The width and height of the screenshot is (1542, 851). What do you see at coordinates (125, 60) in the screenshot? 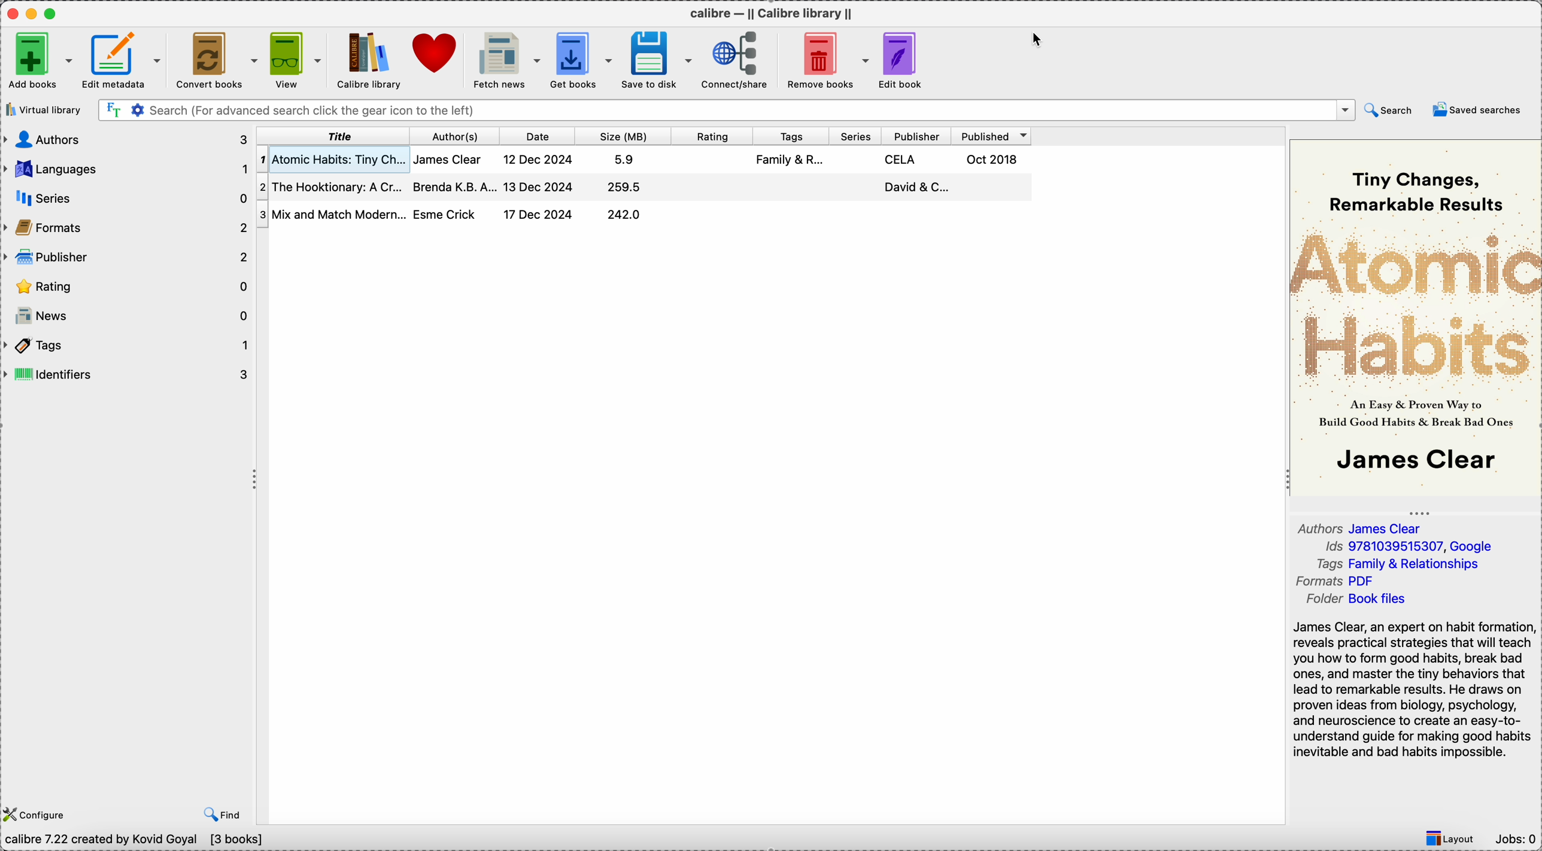
I see `edit metadata` at bounding box center [125, 60].